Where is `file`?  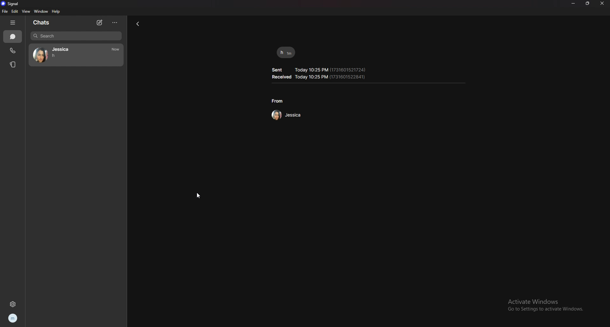
file is located at coordinates (5, 11).